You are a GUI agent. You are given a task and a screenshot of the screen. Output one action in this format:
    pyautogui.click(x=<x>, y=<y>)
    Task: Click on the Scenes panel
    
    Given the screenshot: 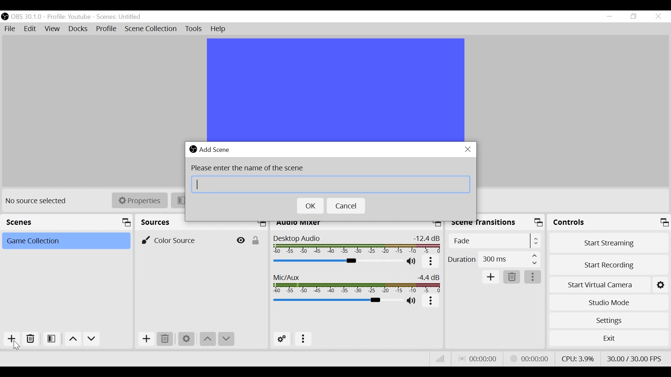 What is the action you would take?
    pyautogui.click(x=68, y=222)
    